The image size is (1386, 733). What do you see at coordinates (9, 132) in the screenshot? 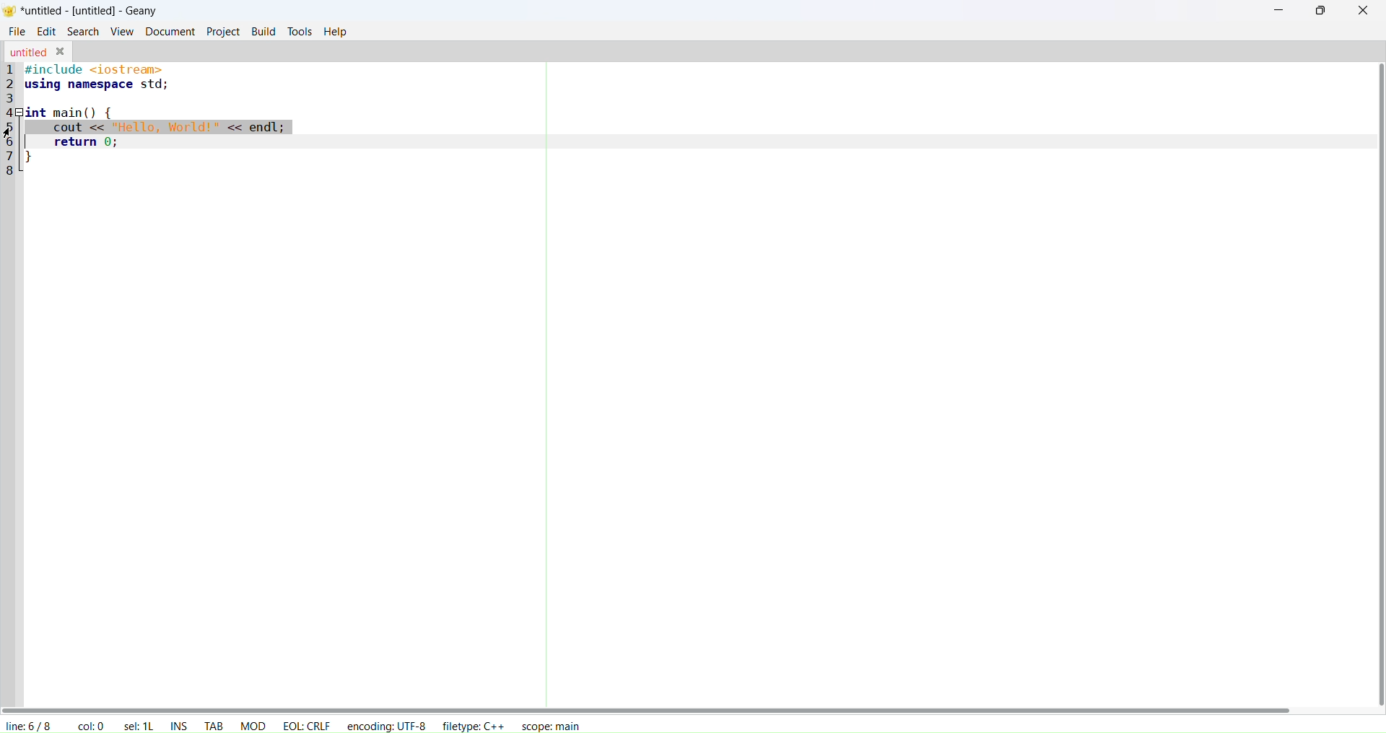
I see `cursor` at bounding box center [9, 132].